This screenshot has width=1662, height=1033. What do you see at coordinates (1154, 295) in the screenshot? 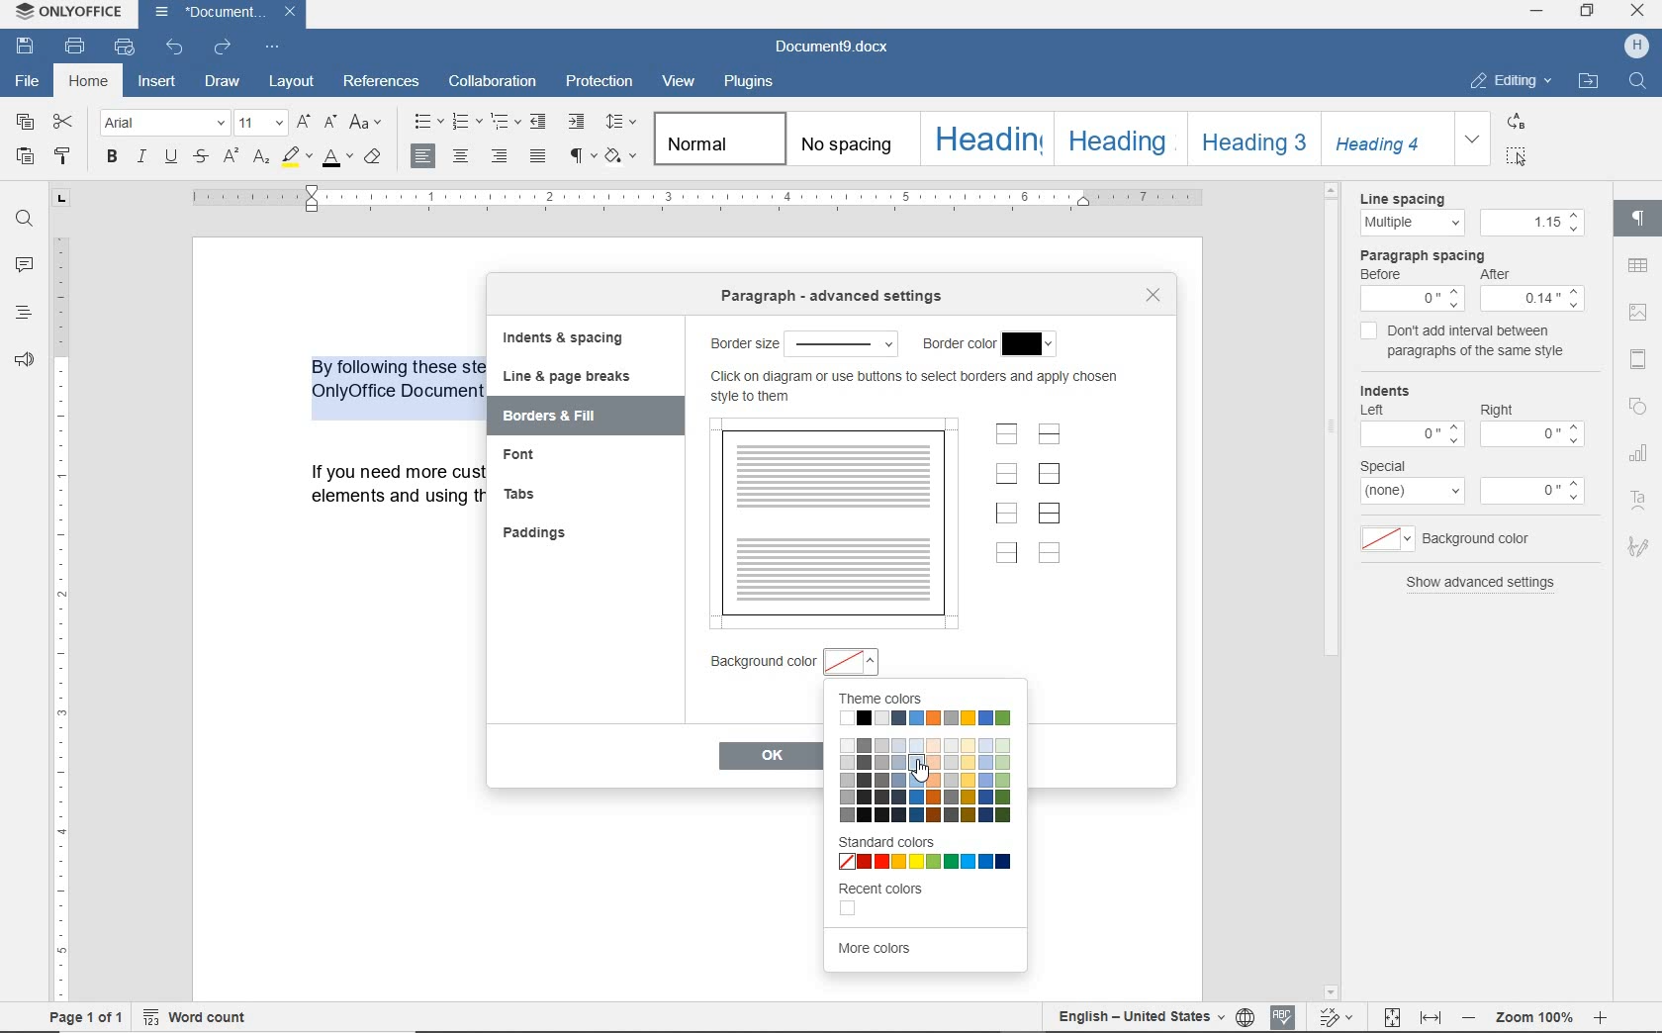
I see `close` at bounding box center [1154, 295].